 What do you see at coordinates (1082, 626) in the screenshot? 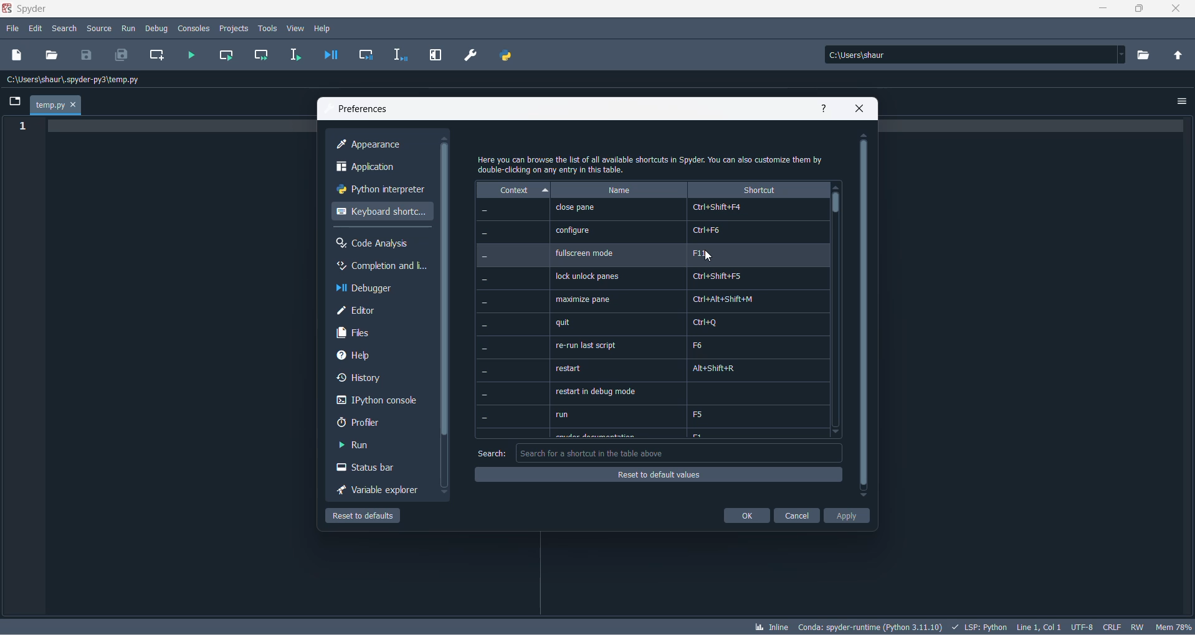
I see `charset` at bounding box center [1082, 626].